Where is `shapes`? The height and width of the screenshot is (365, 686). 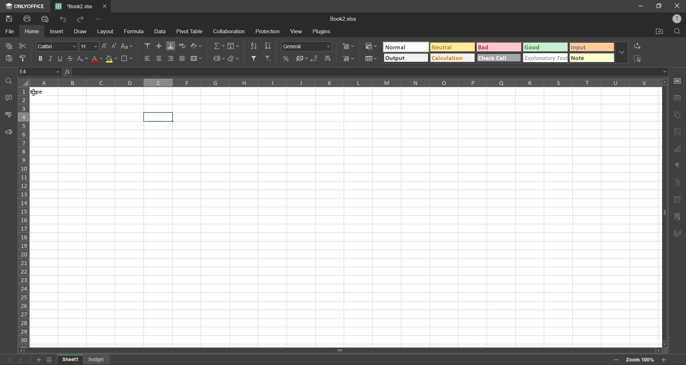
shapes is located at coordinates (678, 114).